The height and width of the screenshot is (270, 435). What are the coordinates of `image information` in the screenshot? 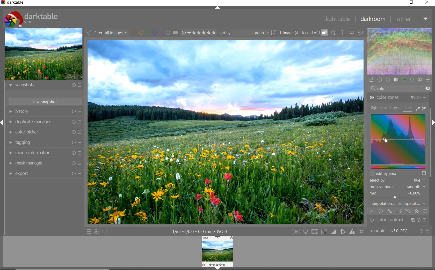 It's located at (44, 153).